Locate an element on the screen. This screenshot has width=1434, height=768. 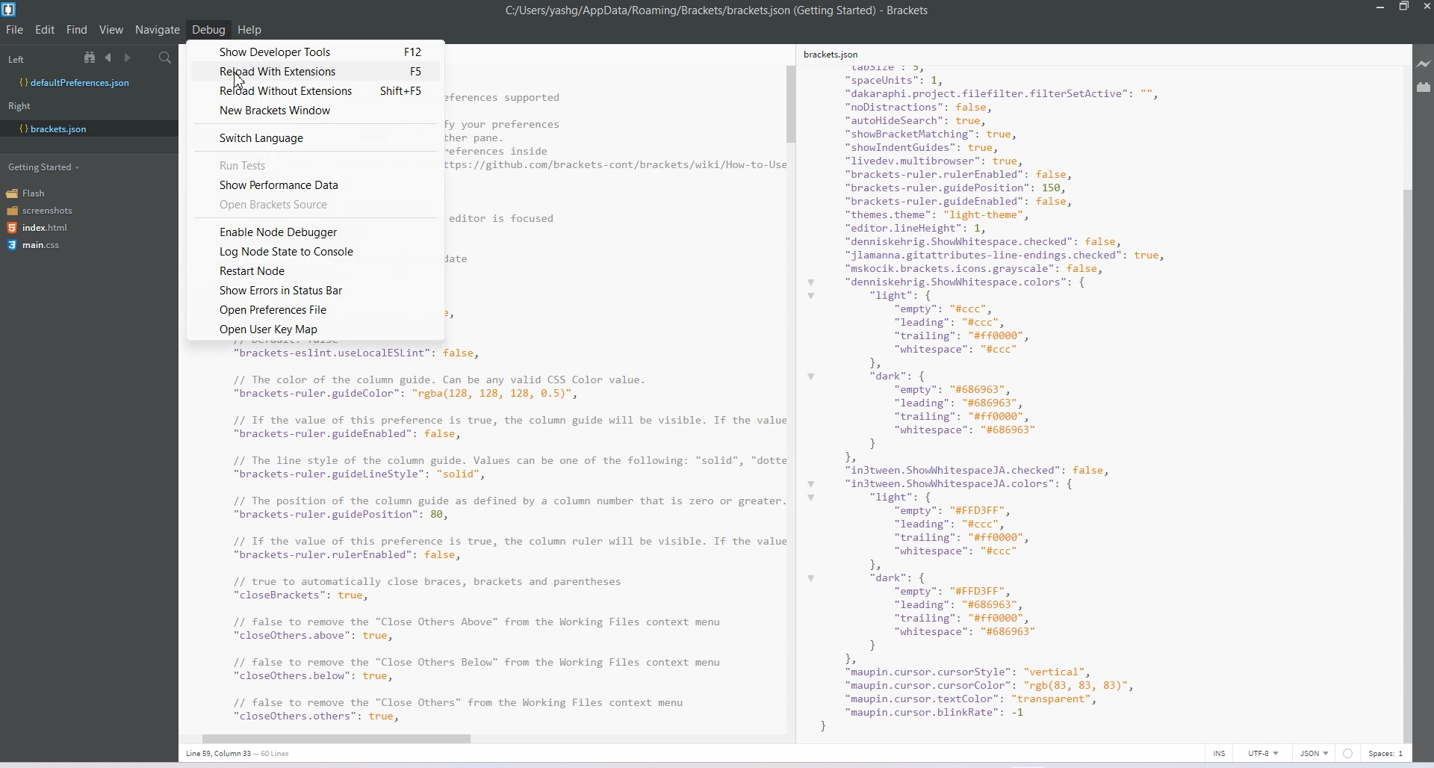
Enable Node Debugger is located at coordinates (316, 230).